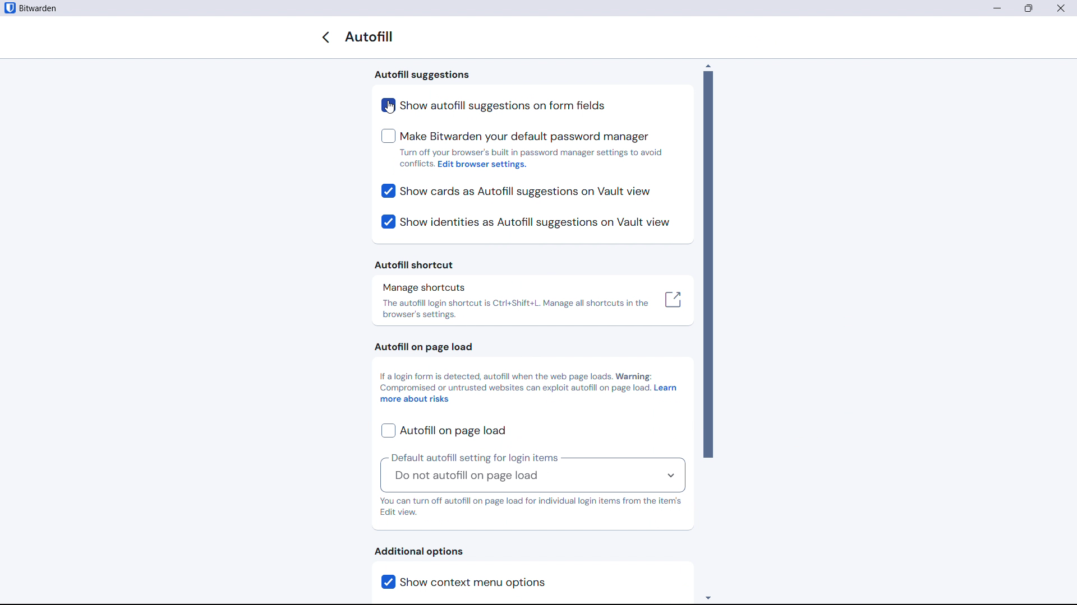  What do you see at coordinates (415, 264) in the screenshot?
I see `Autofill shortcut` at bounding box center [415, 264].